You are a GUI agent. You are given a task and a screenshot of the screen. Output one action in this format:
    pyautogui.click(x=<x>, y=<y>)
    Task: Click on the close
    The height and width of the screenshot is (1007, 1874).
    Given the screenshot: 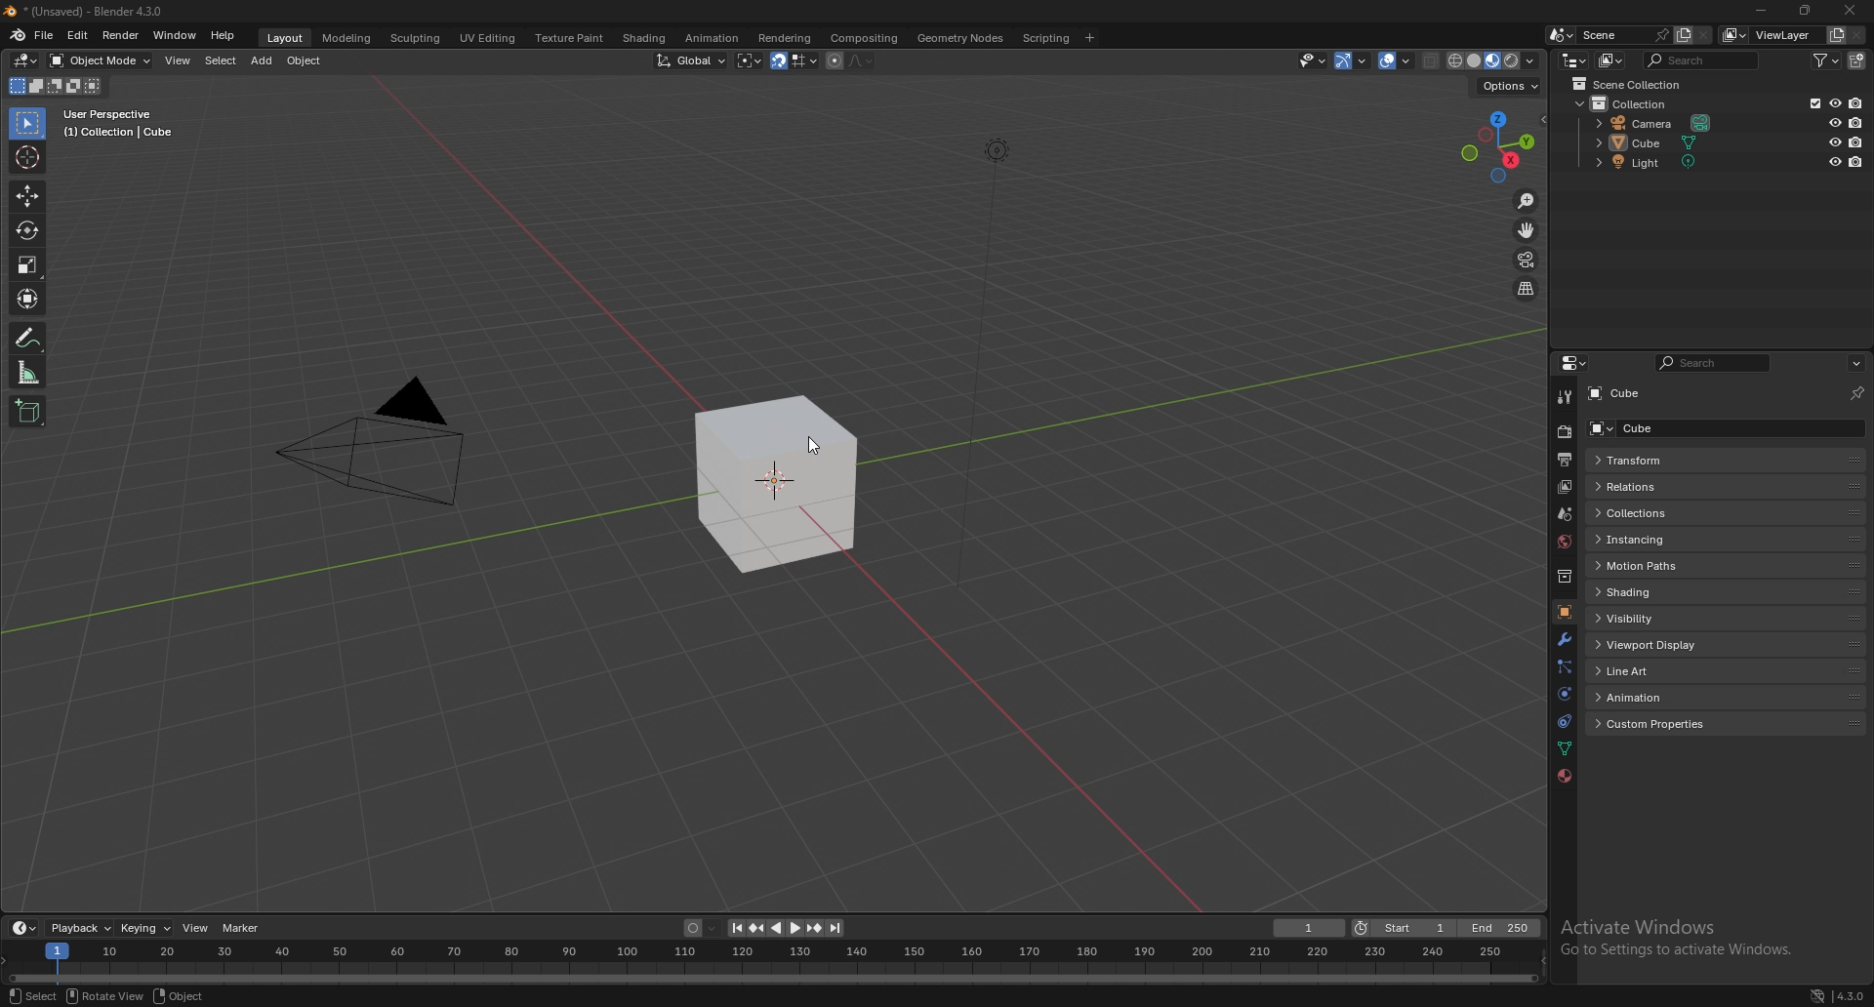 What is the action you would take?
    pyautogui.click(x=1851, y=11)
    